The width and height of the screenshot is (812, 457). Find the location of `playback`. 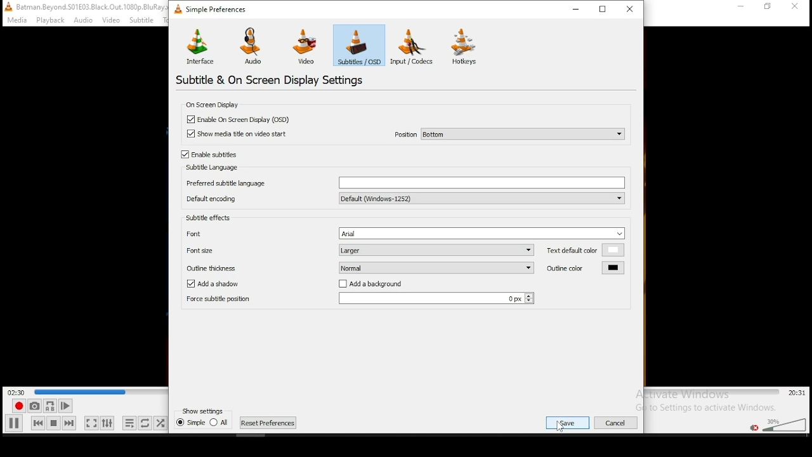

playback is located at coordinates (51, 20).